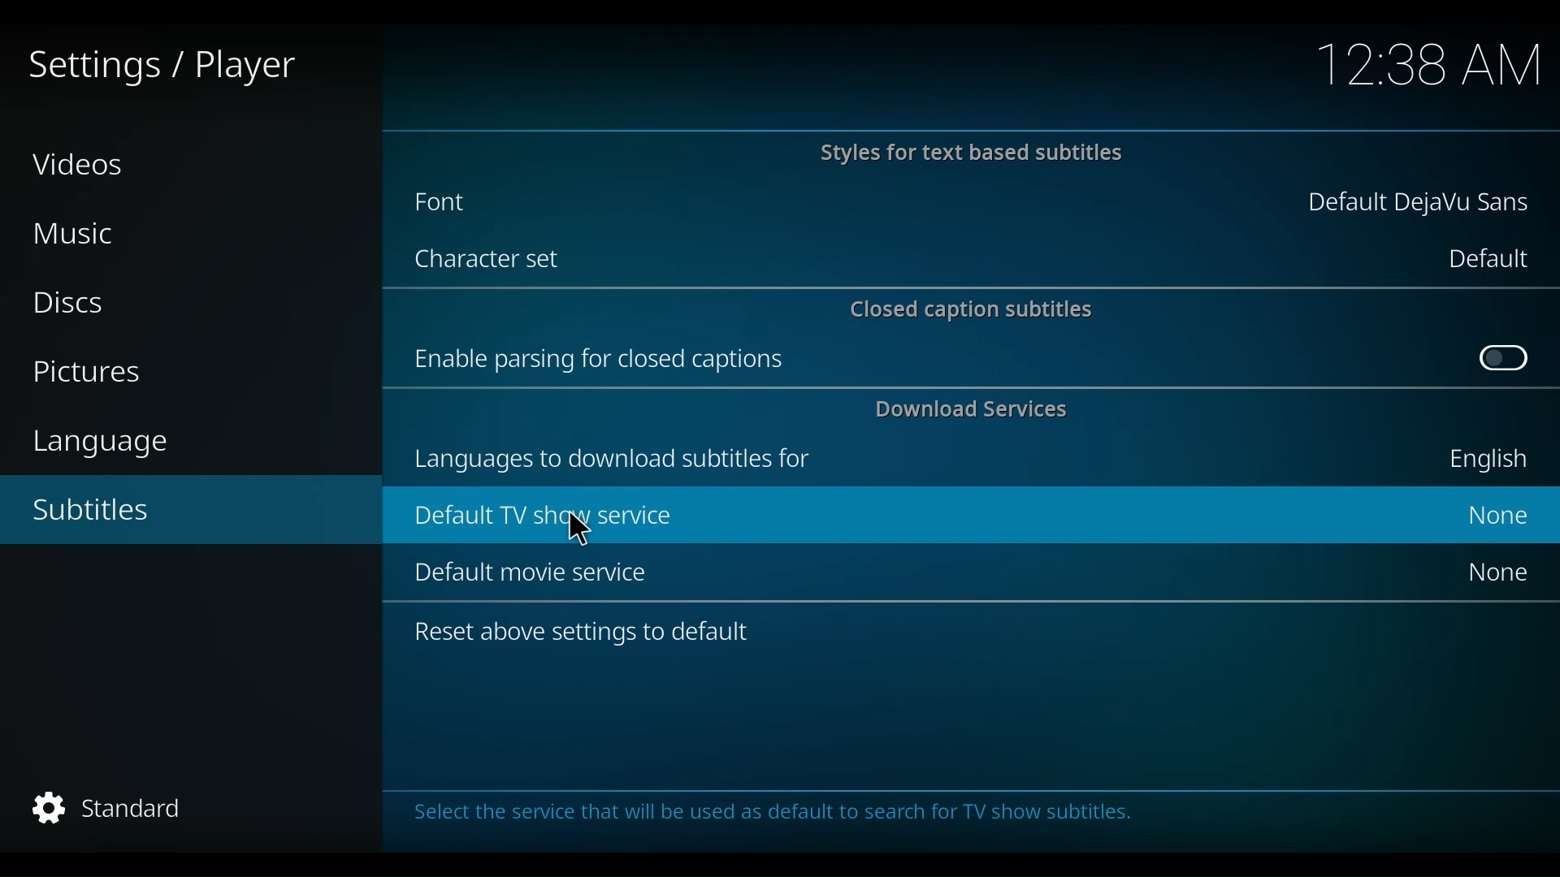 This screenshot has height=877, width=1560. I want to click on Enable parsing for closed captions, so click(604, 359).